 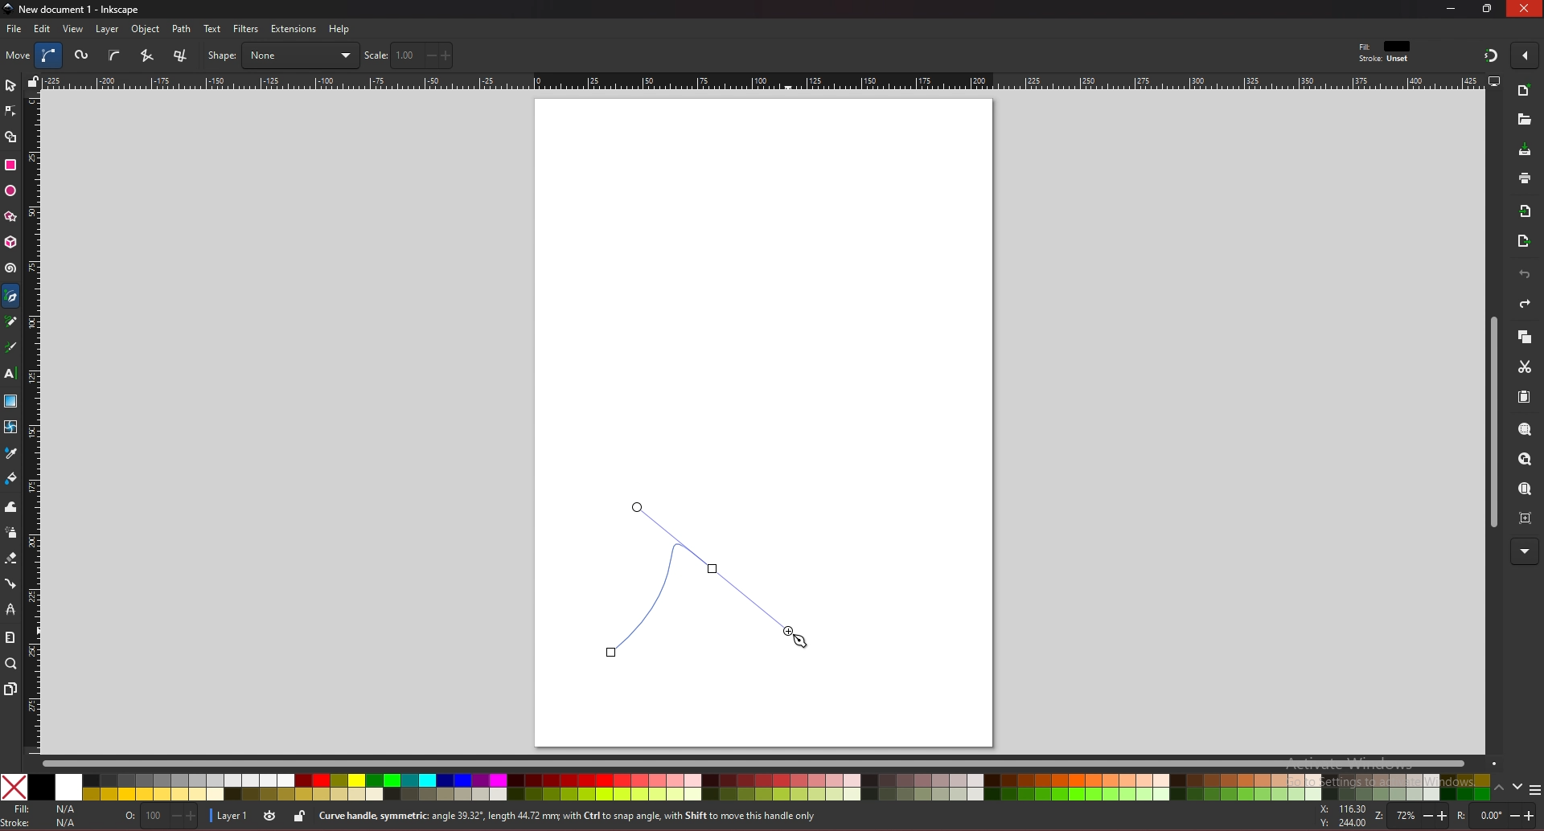 What do you see at coordinates (11, 663) in the screenshot?
I see `zoom` at bounding box center [11, 663].